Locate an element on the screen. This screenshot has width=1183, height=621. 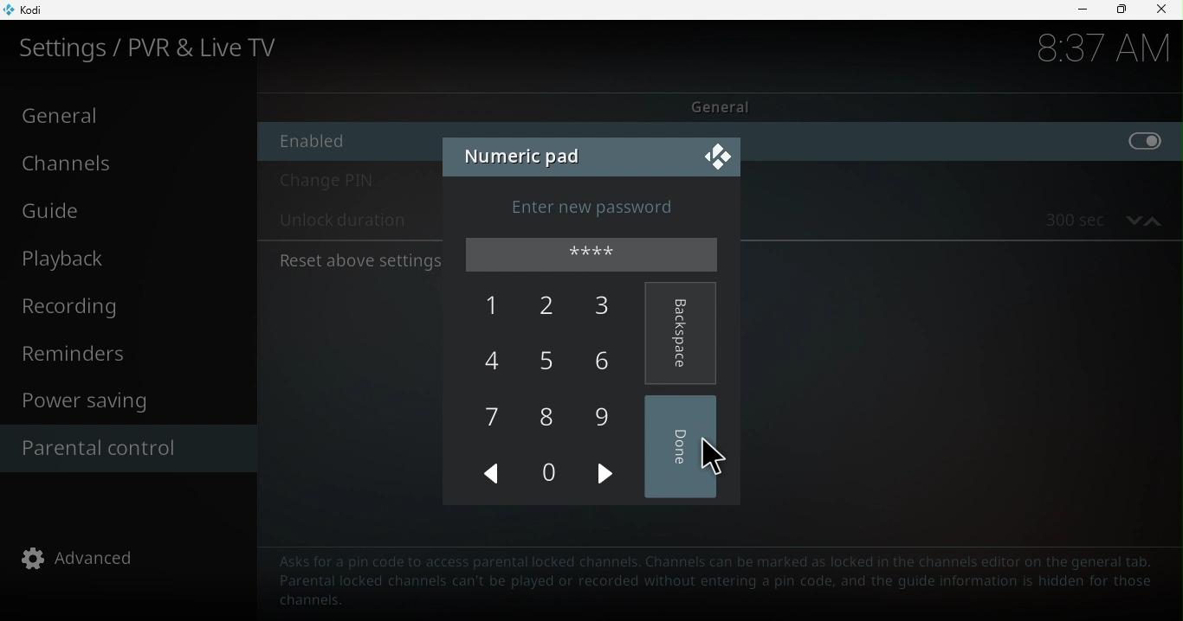
next is located at coordinates (607, 471).